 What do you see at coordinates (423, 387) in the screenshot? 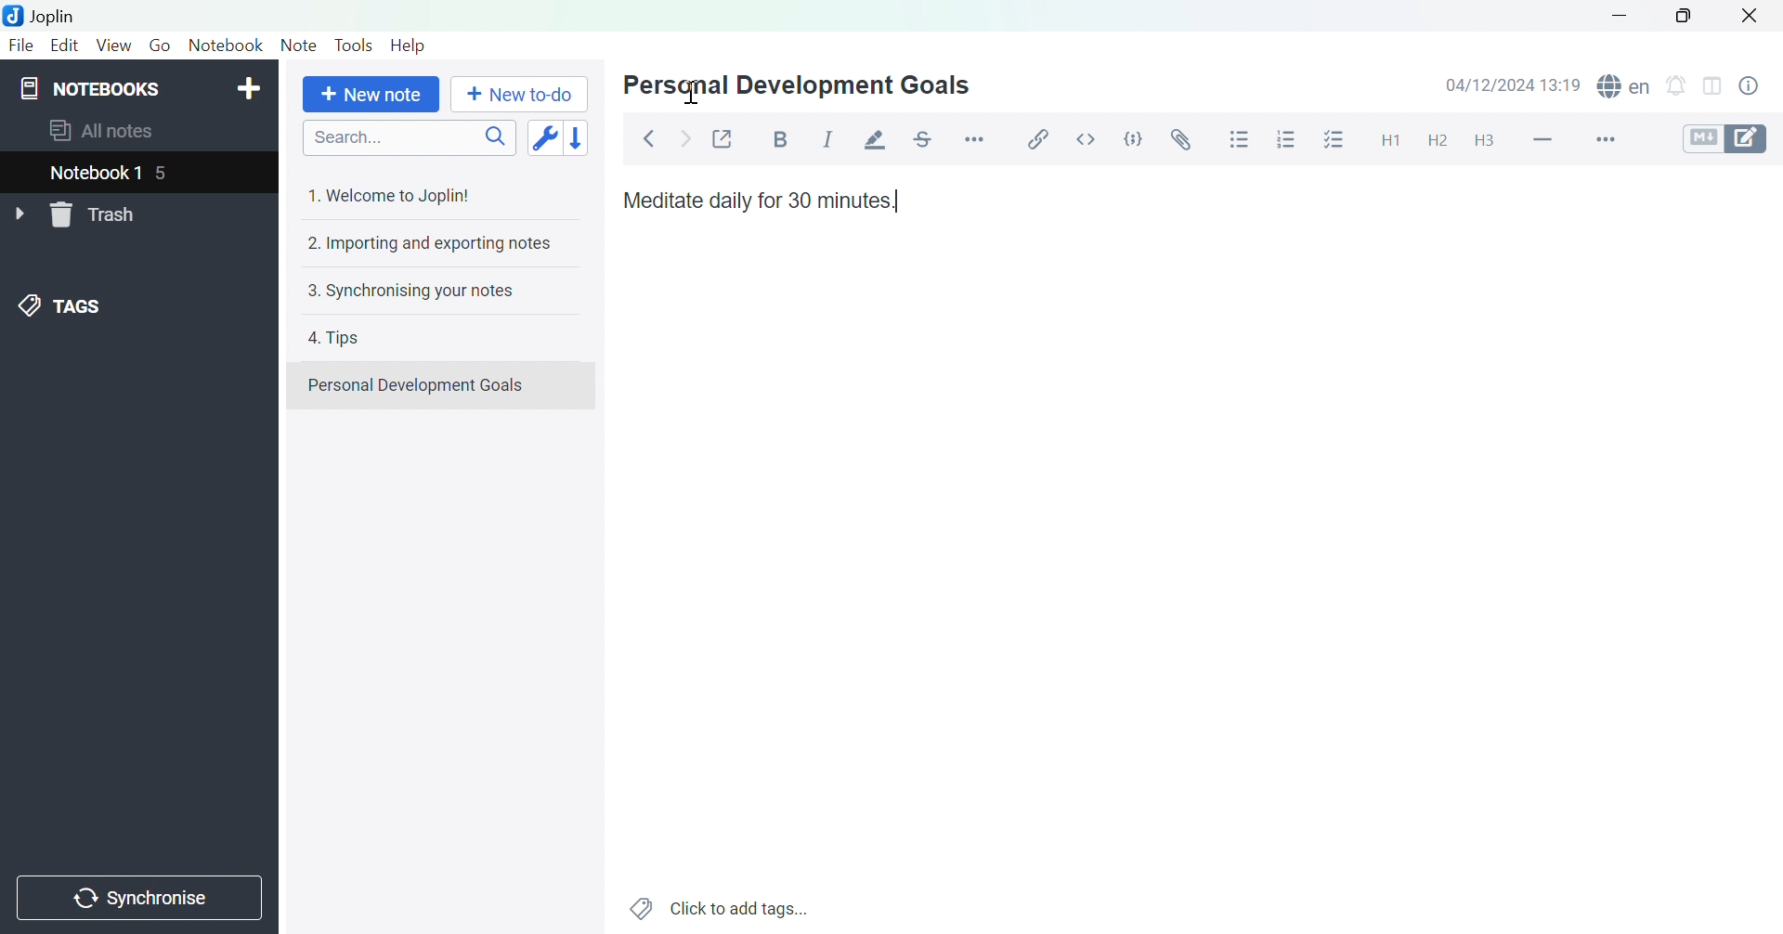
I see `Personal Development Goals` at bounding box center [423, 387].